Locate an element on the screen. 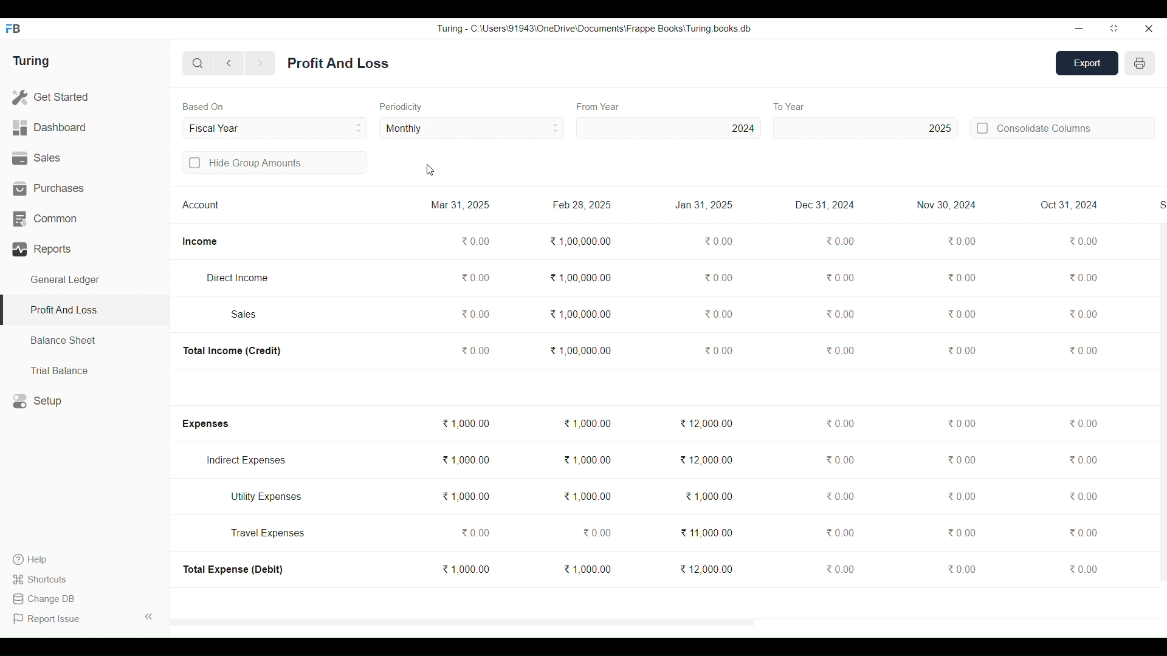 The height and width of the screenshot is (656, 1167). 1,000.00 is located at coordinates (587, 460).